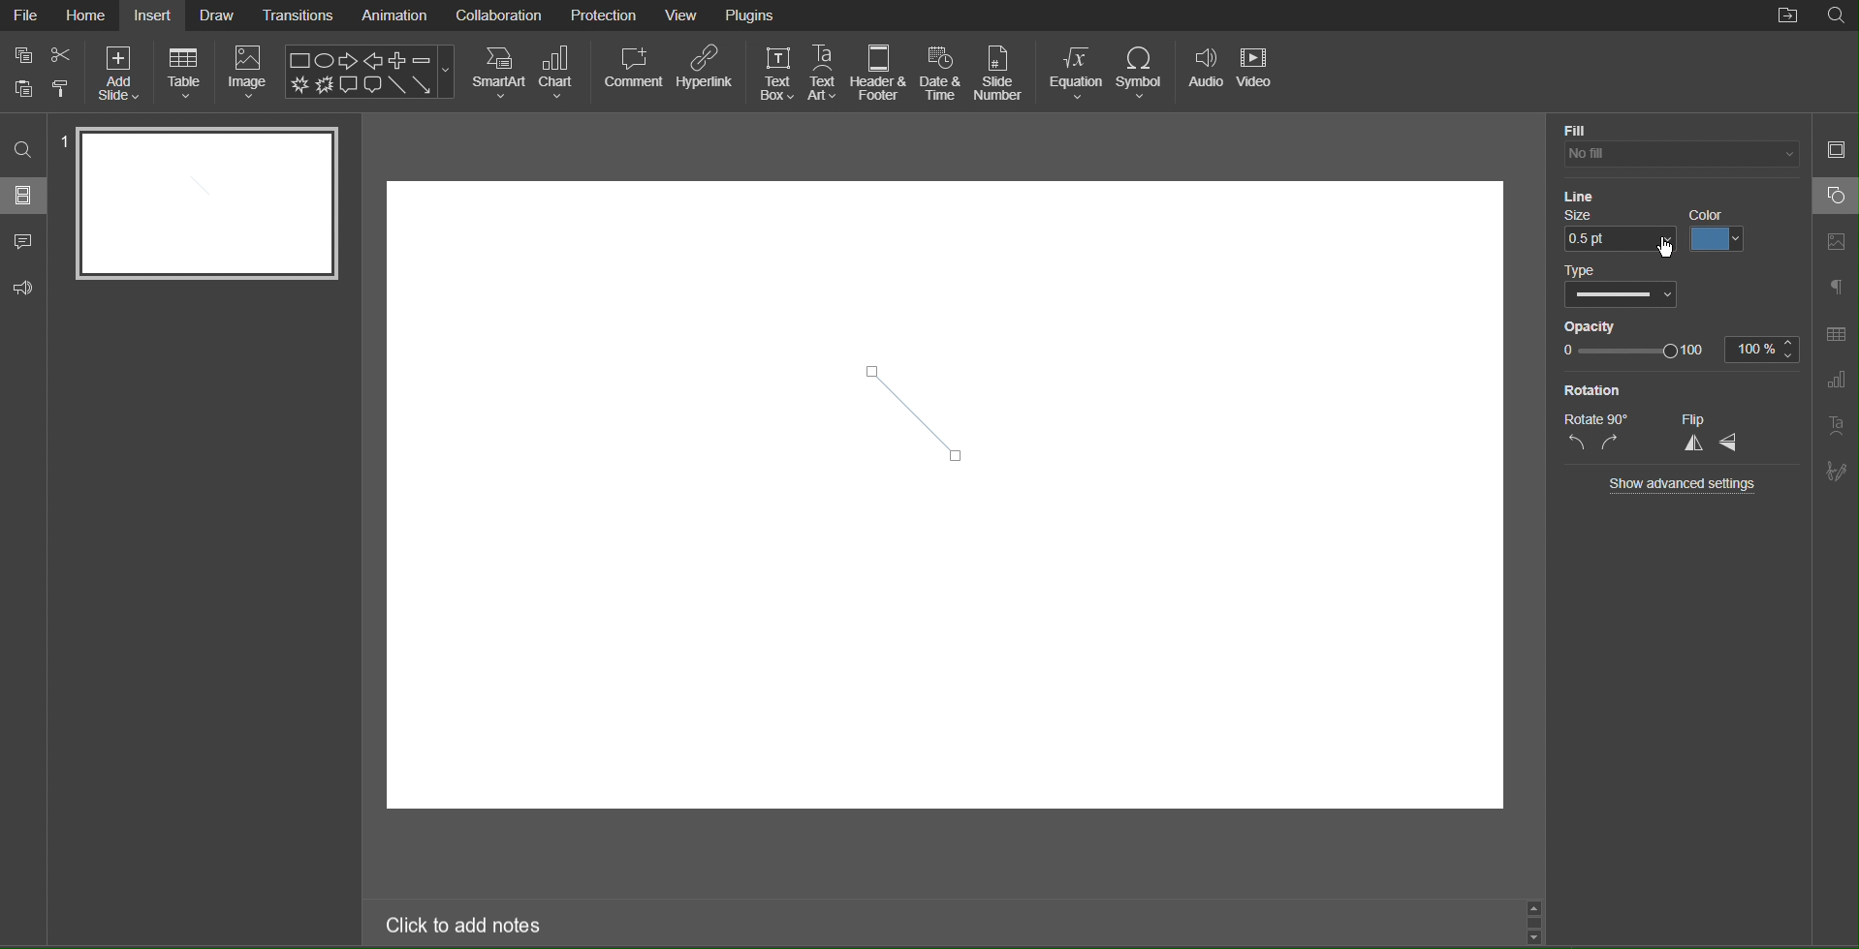 The image size is (1859, 949). I want to click on Open File Location, so click(1788, 16).